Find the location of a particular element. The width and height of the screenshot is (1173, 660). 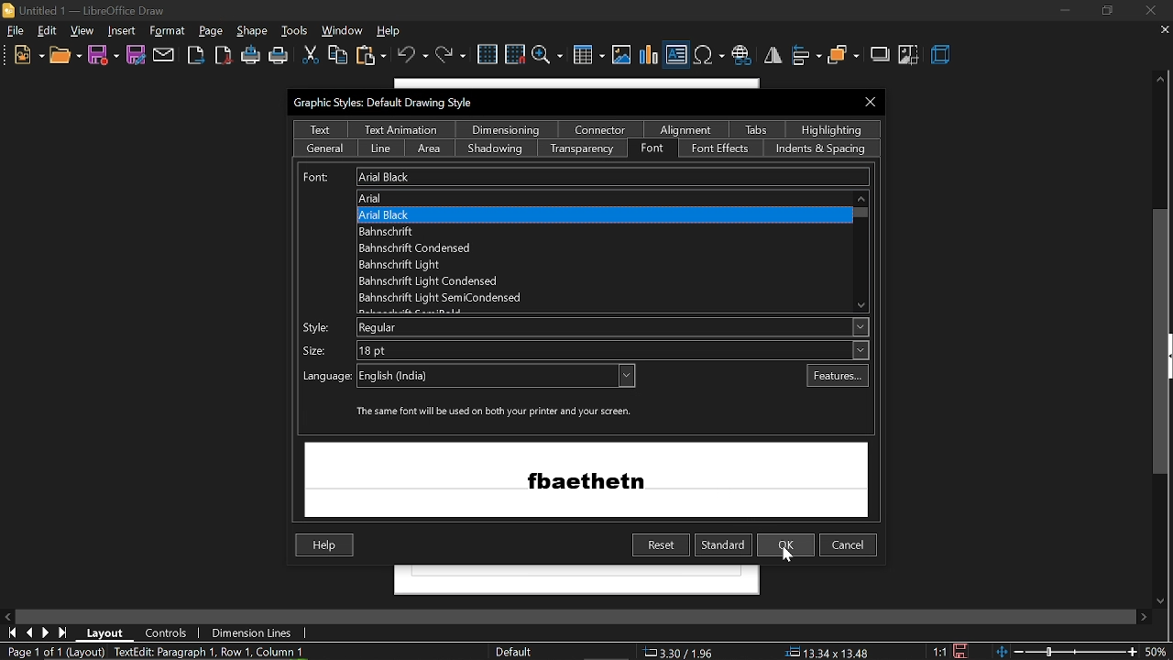

connector is located at coordinates (599, 129).